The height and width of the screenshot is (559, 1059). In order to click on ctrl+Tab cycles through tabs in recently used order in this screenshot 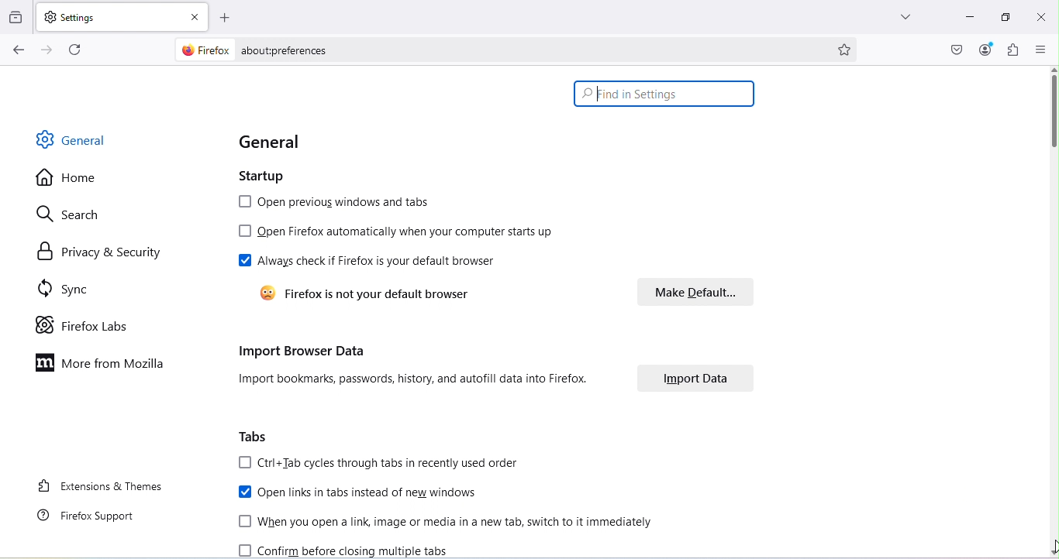, I will do `click(384, 465)`.